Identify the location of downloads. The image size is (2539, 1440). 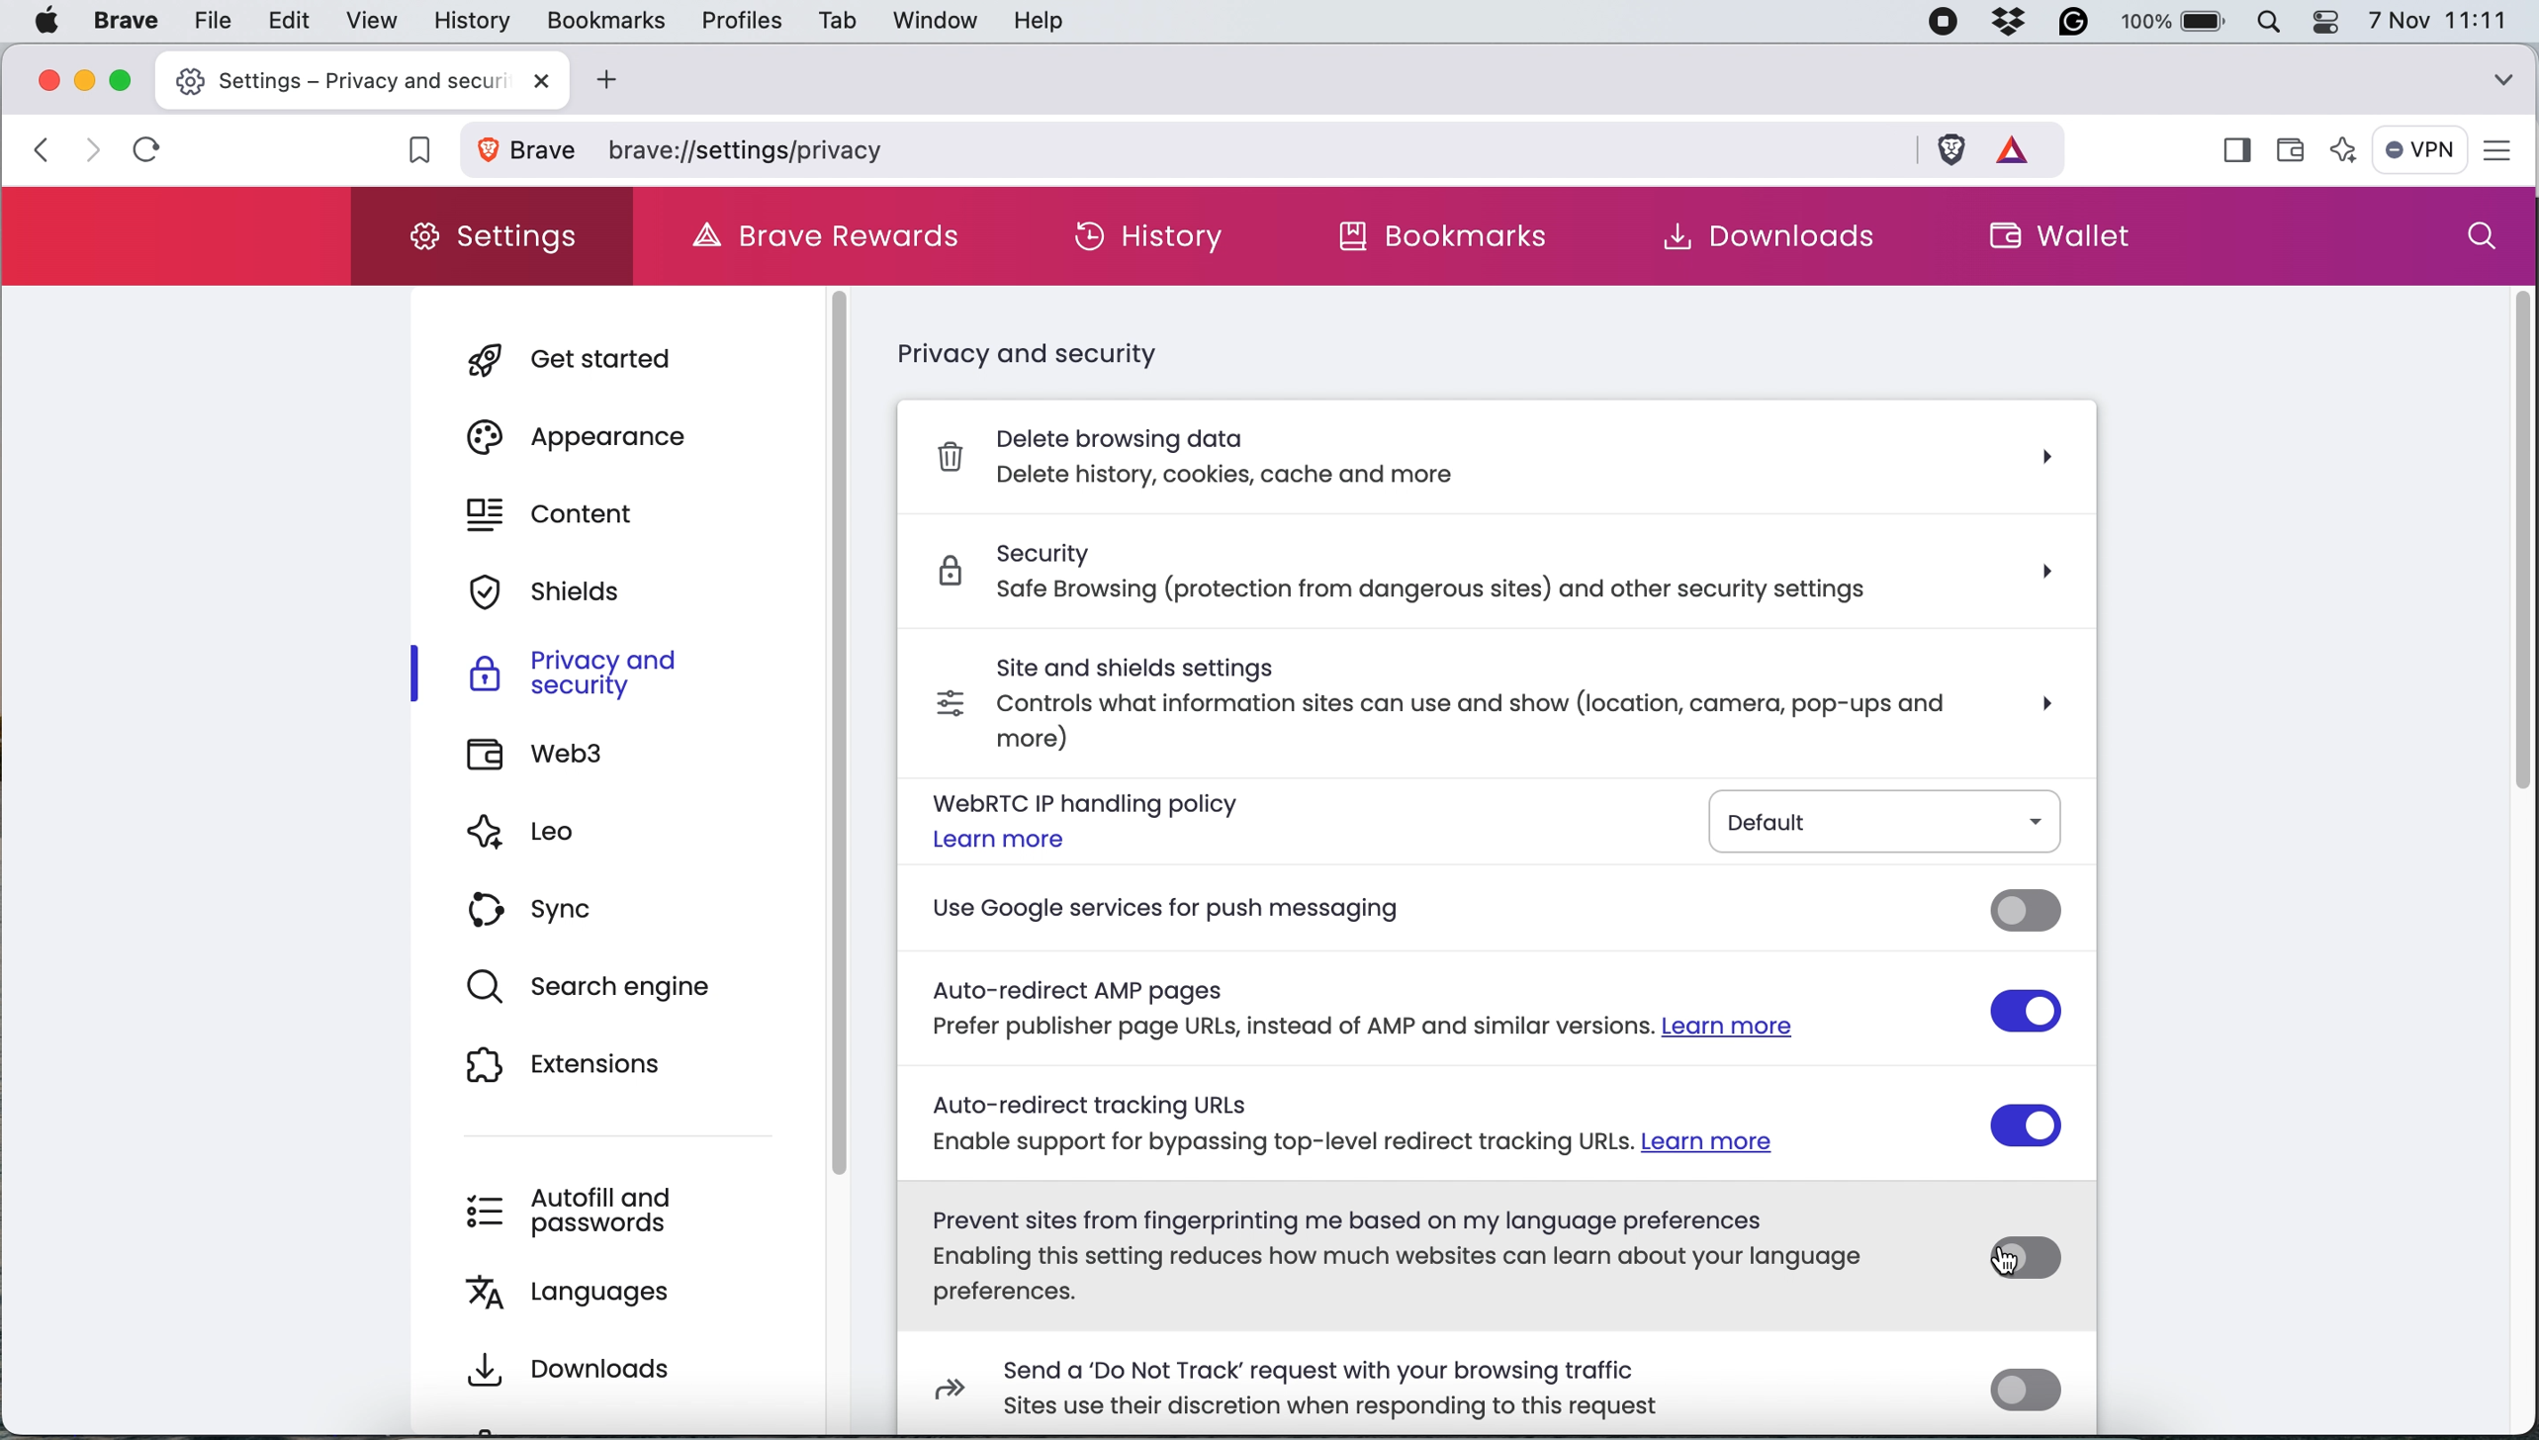
(1755, 236).